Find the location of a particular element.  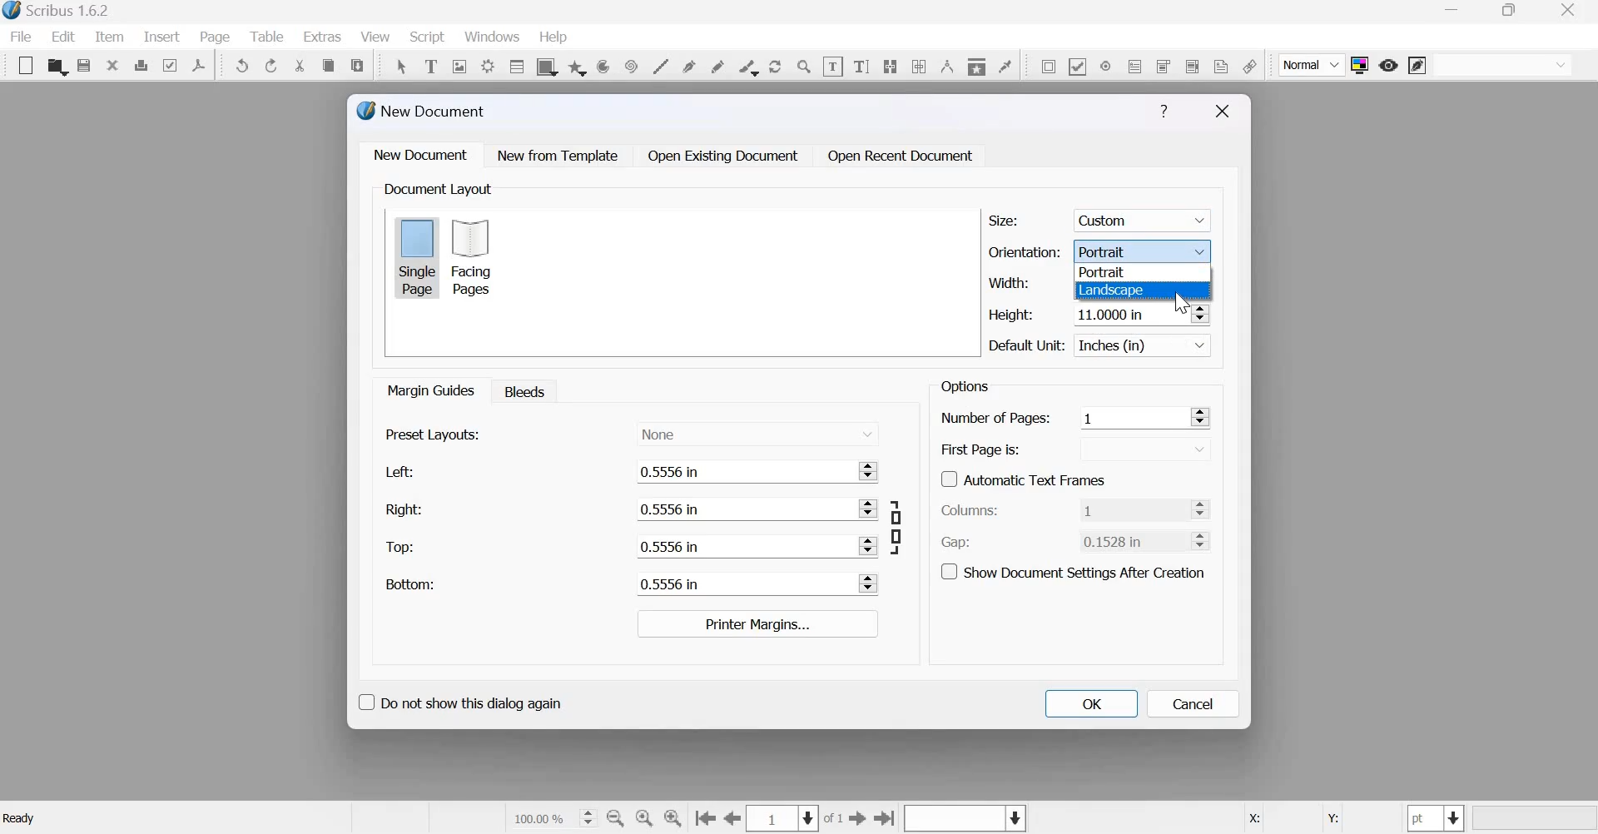

minimize is located at coordinates (1454, 12).